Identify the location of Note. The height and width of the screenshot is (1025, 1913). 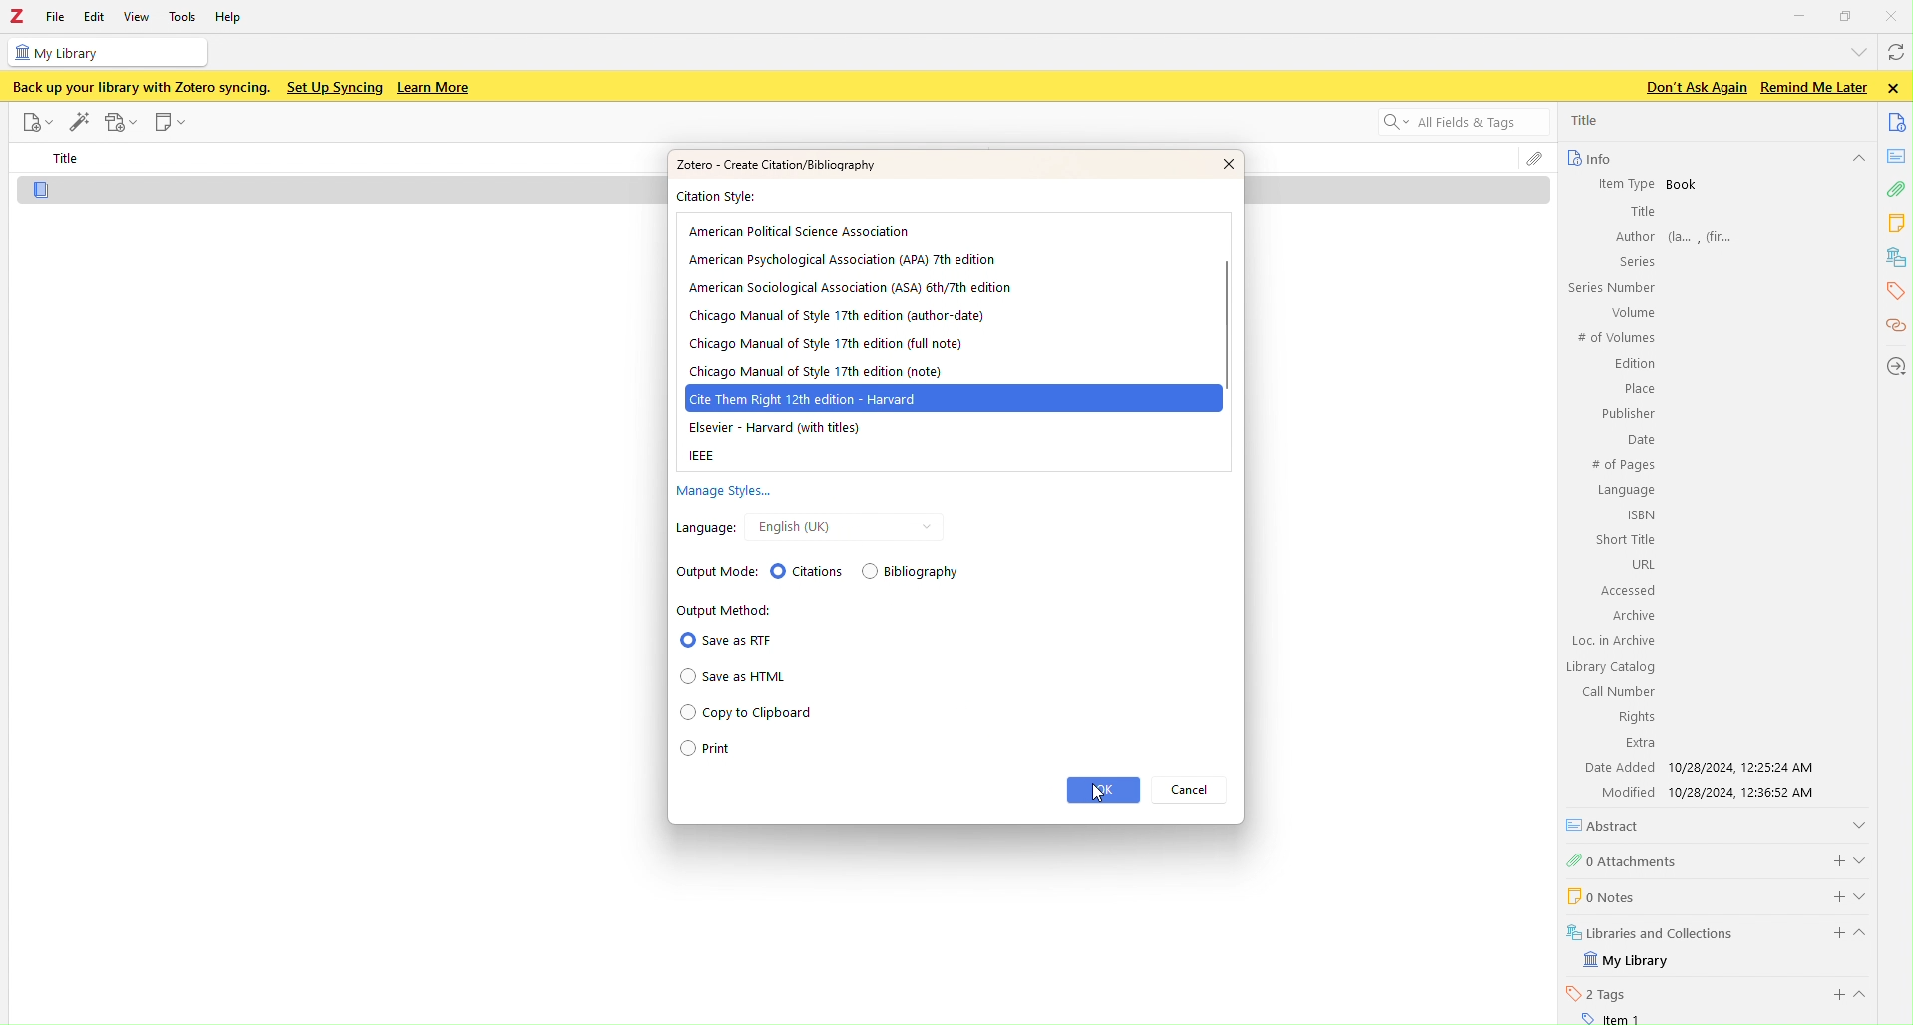
(172, 123).